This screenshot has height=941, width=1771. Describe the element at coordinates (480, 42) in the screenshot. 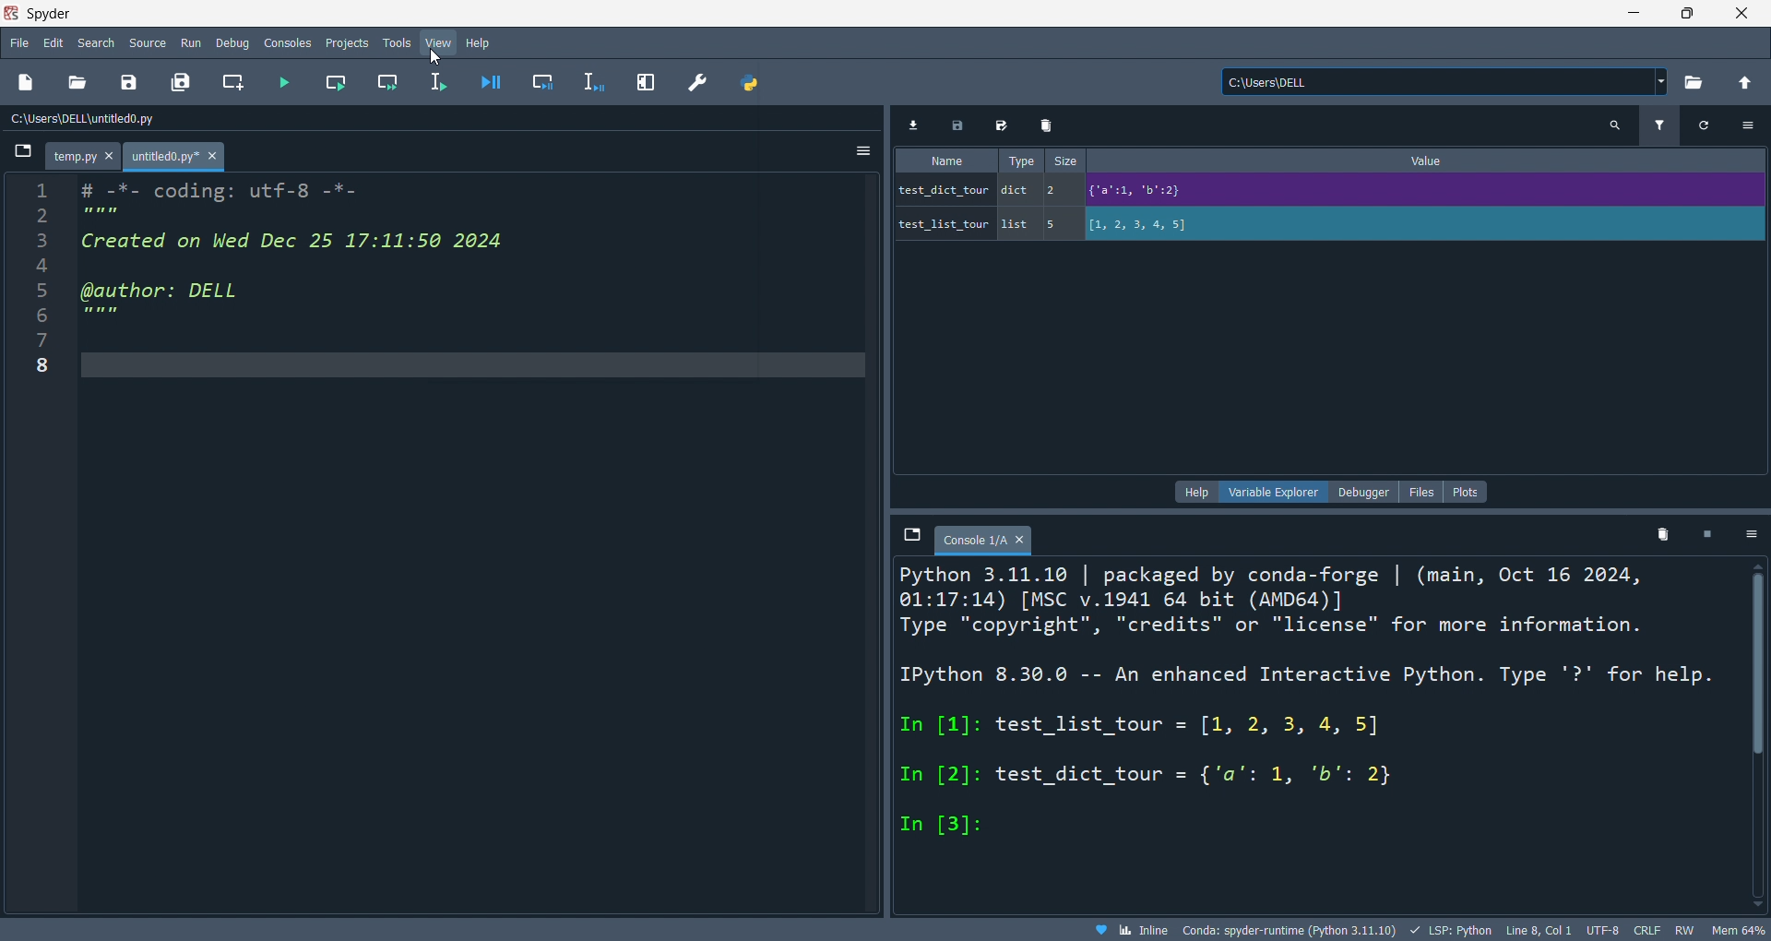

I see `help` at that location.